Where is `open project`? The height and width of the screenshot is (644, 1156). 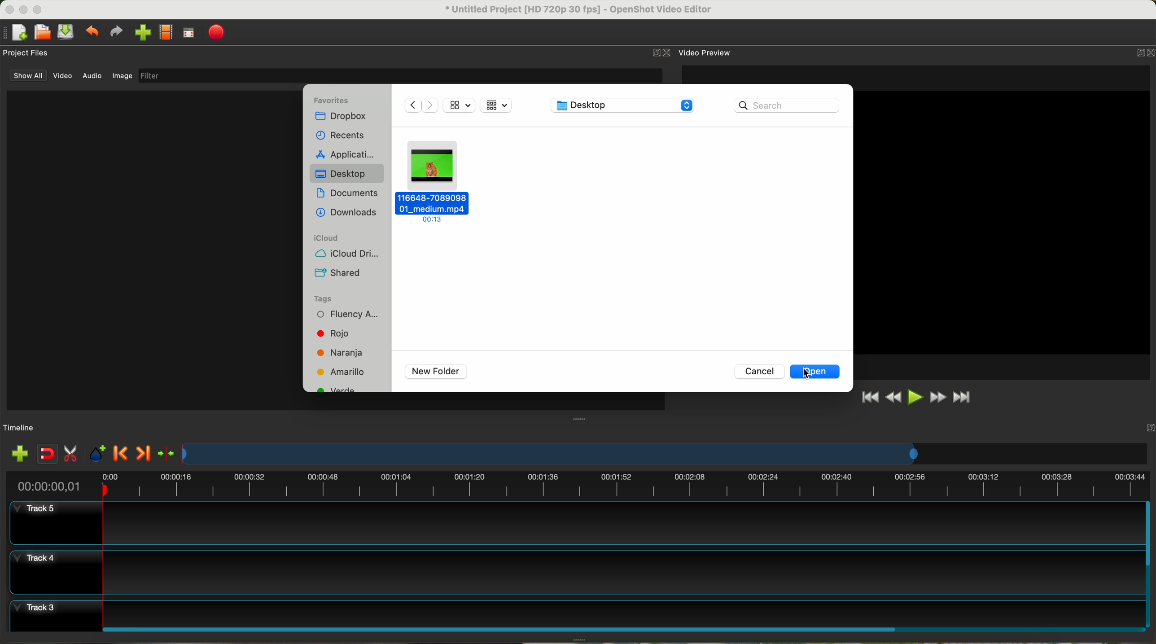 open project is located at coordinates (44, 32).